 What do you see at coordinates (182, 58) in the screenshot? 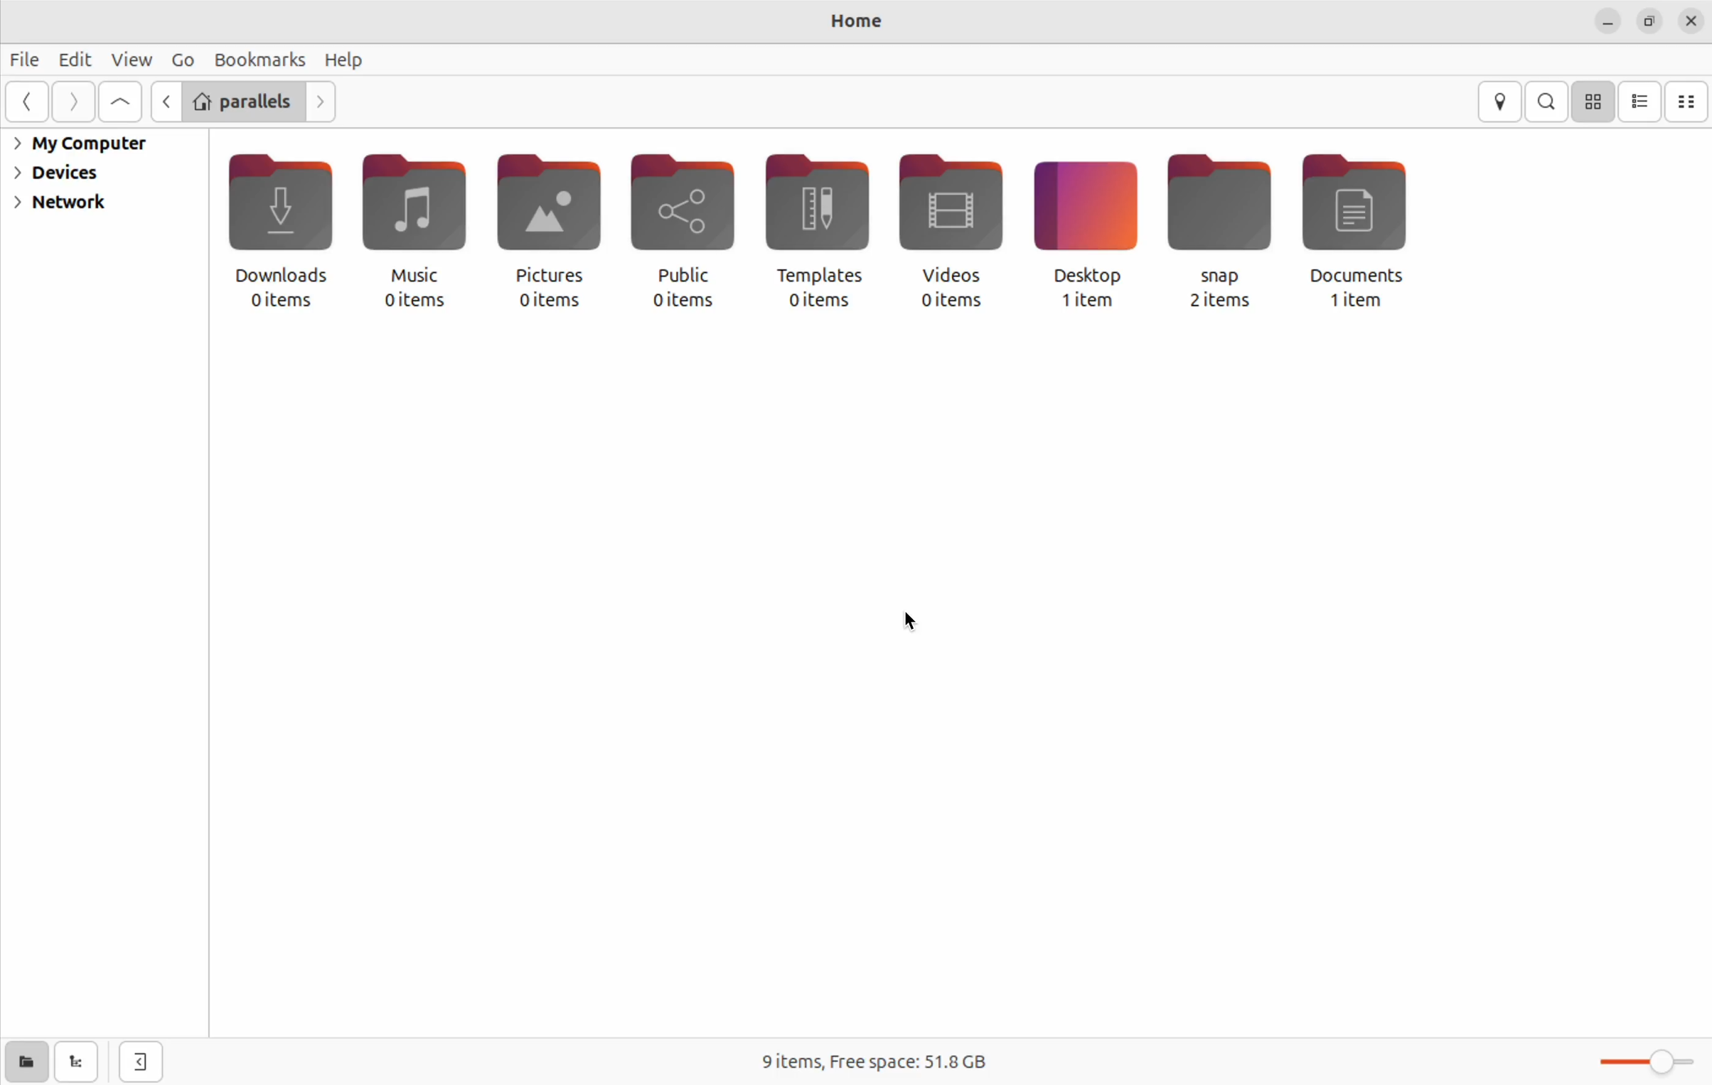
I see `` at bounding box center [182, 58].